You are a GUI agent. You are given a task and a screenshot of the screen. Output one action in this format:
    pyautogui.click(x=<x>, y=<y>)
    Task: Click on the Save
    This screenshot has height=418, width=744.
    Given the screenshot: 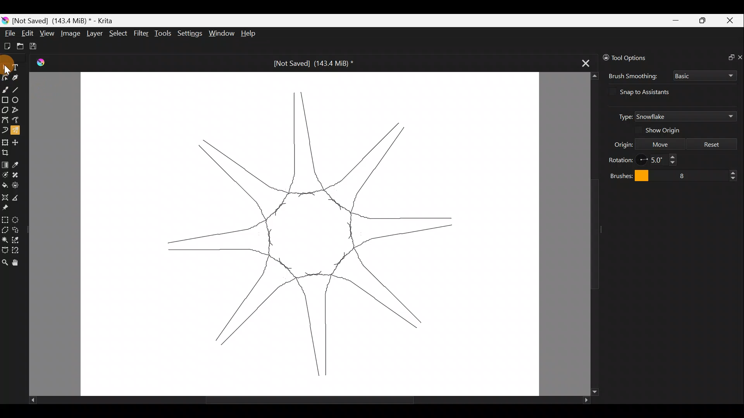 What is the action you would take?
    pyautogui.click(x=36, y=46)
    